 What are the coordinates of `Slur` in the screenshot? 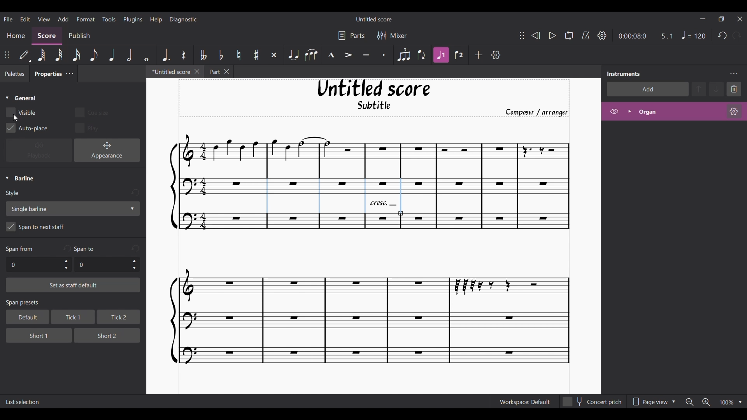 It's located at (311, 55).